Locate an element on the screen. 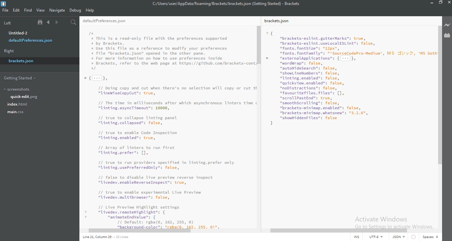  right is located at coordinates (10, 51).